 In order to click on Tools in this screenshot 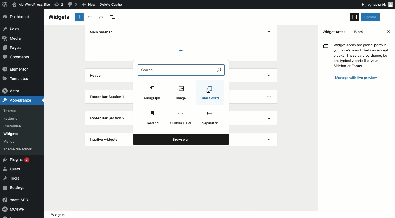, I will do `click(13, 179)`.